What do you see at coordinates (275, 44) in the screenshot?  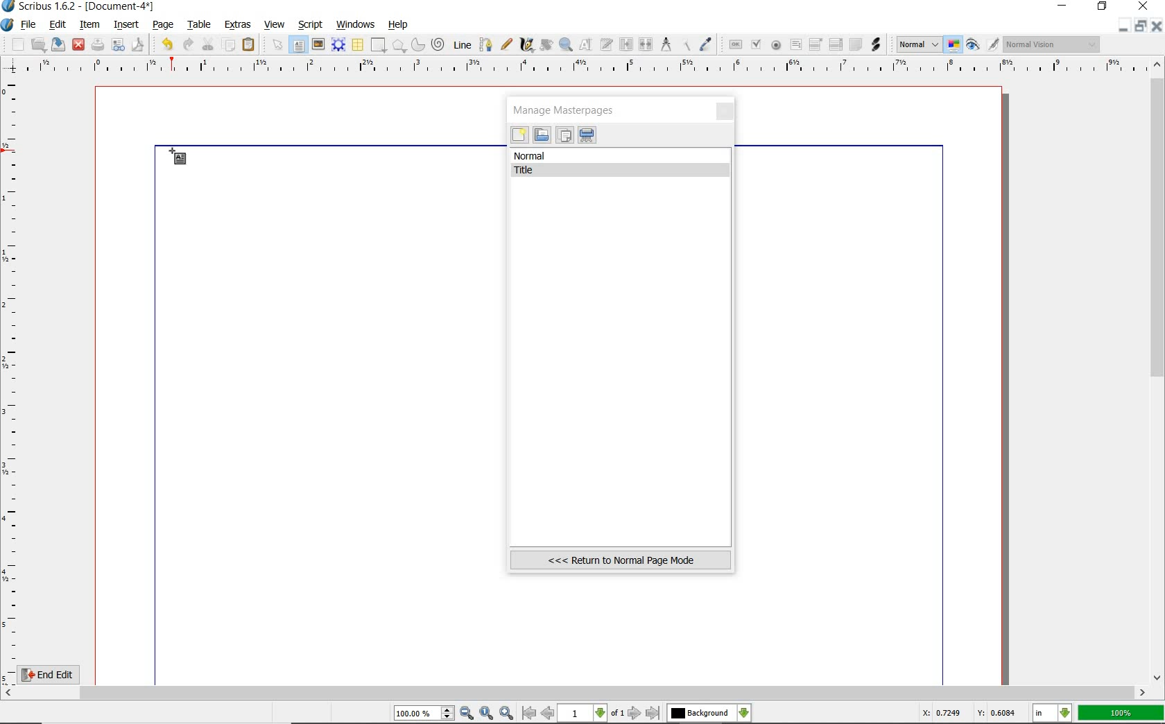 I see `select` at bounding box center [275, 44].